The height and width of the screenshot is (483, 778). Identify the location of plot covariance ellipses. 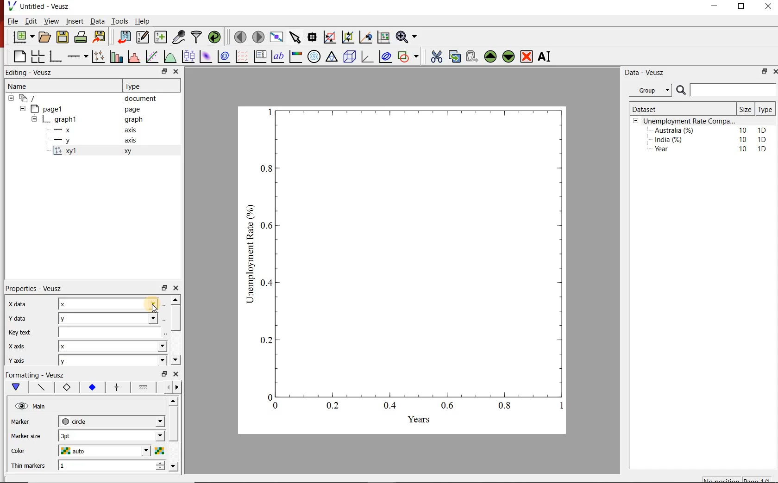
(386, 56).